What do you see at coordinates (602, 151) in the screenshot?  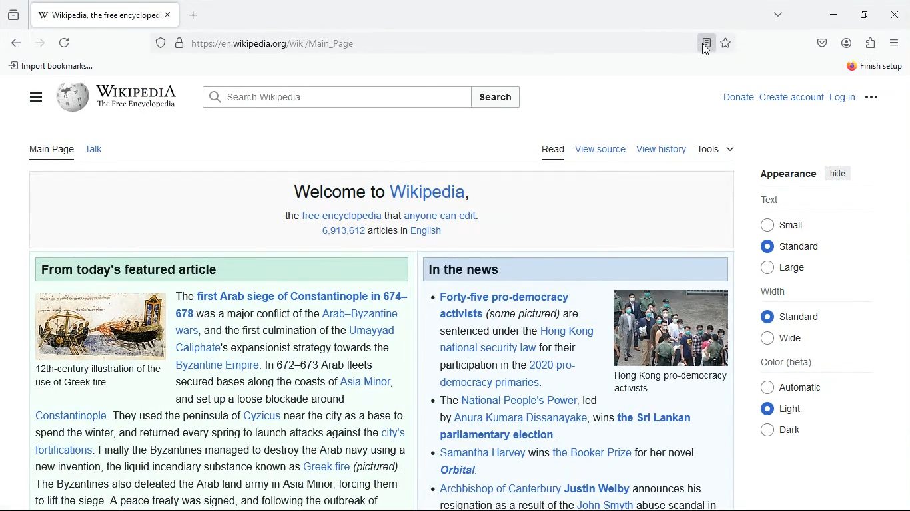 I see `view source` at bounding box center [602, 151].